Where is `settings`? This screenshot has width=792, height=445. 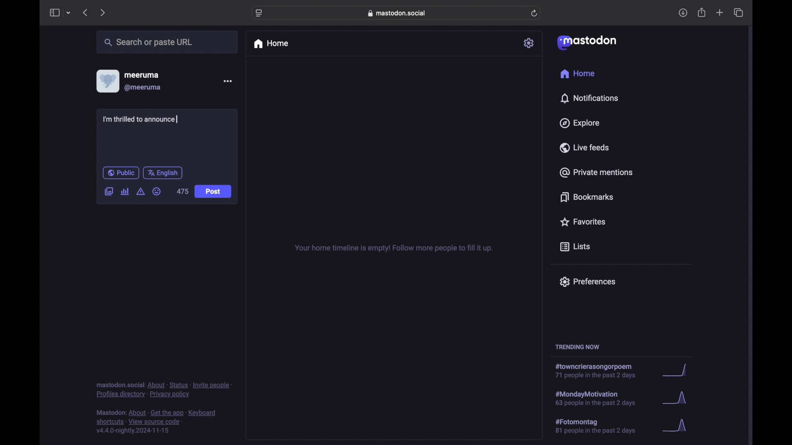
settings is located at coordinates (529, 43).